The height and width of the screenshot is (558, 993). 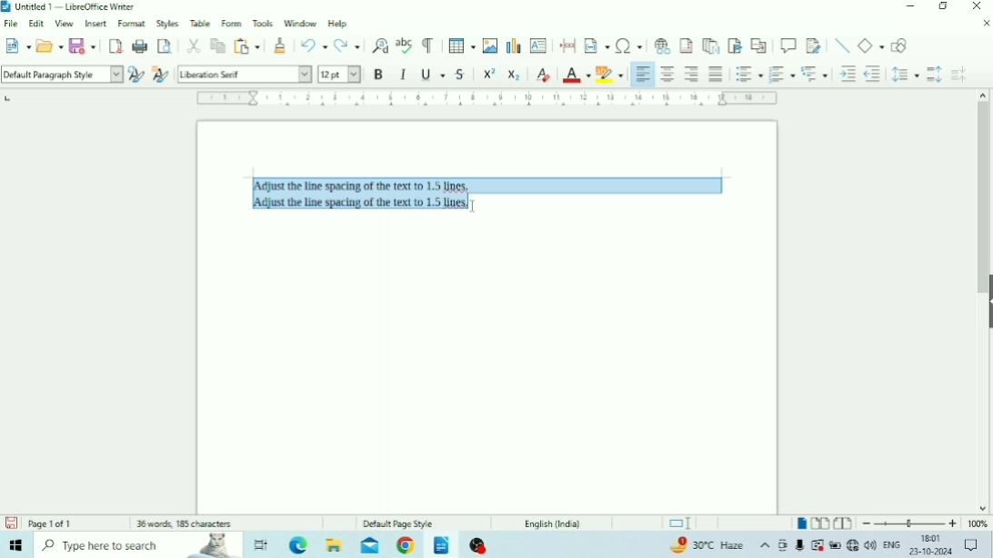 What do you see at coordinates (814, 44) in the screenshot?
I see `Show Track Changes Functions` at bounding box center [814, 44].